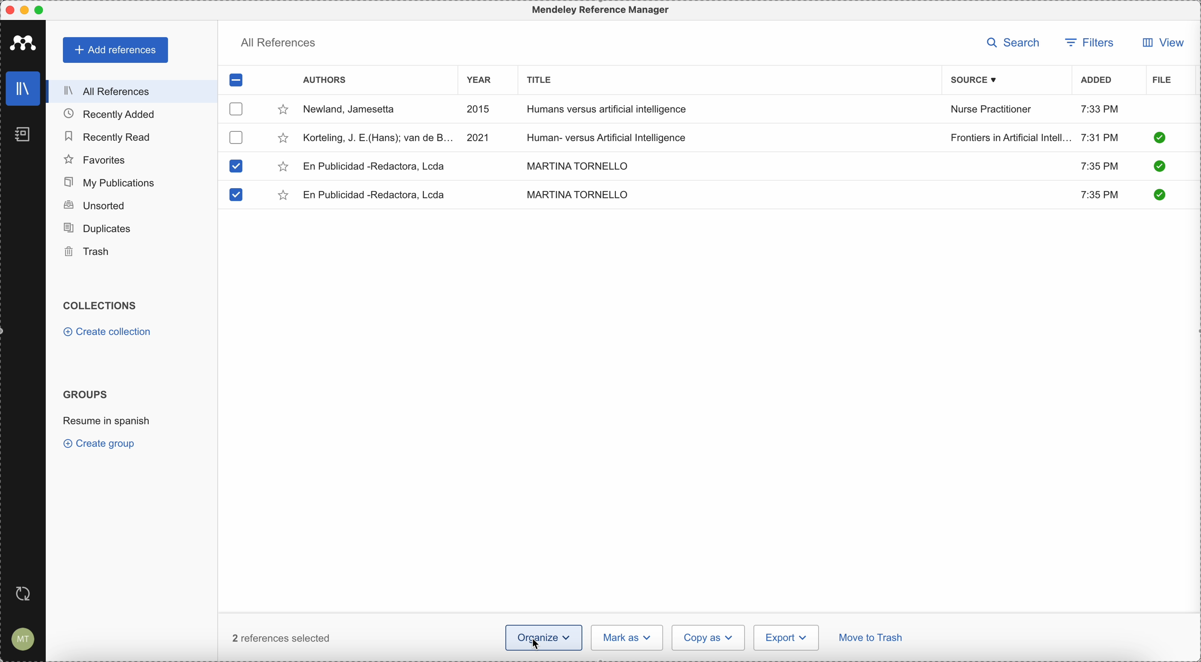 The width and height of the screenshot is (1201, 662). What do you see at coordinates (1100, 109) in the screenshot?
I see `7:33 PM` at bounding box center [1100, 109].